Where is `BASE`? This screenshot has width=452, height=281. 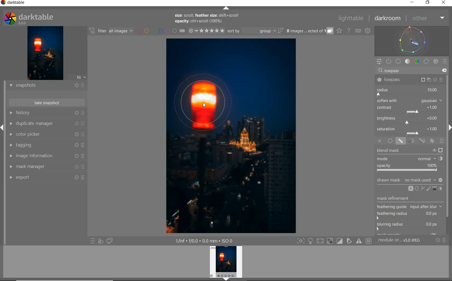
BASE is located at coordinates (399, 61).